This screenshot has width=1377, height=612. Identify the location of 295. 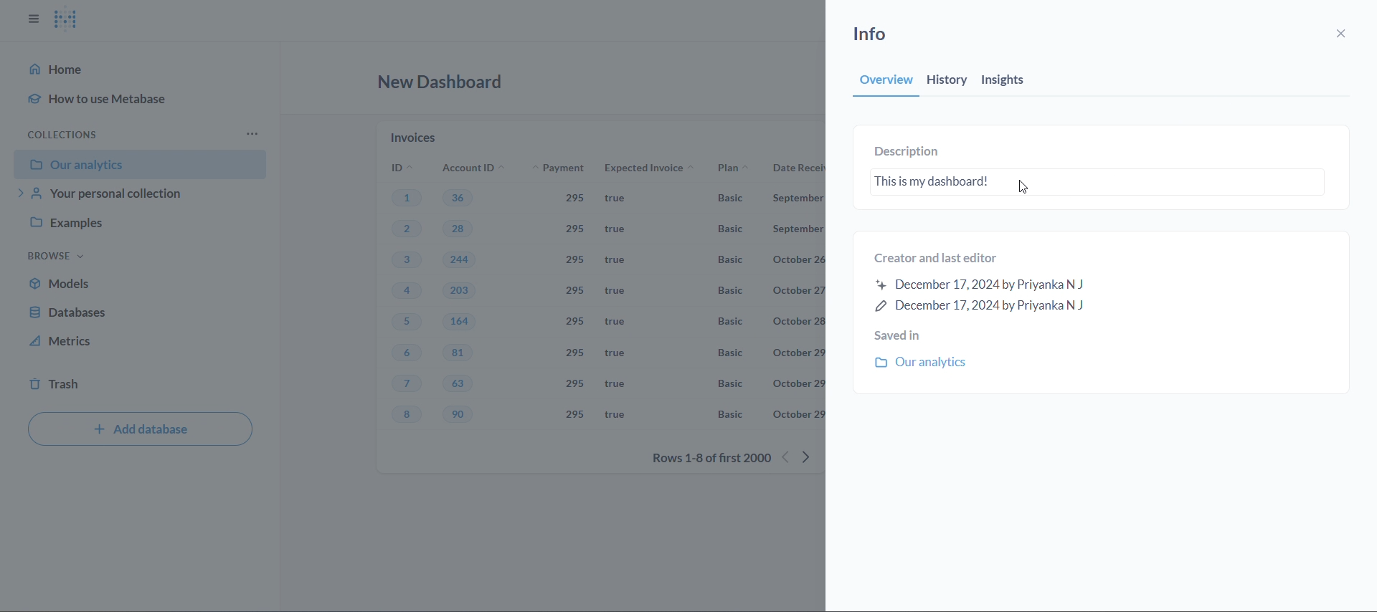
(577, 230).